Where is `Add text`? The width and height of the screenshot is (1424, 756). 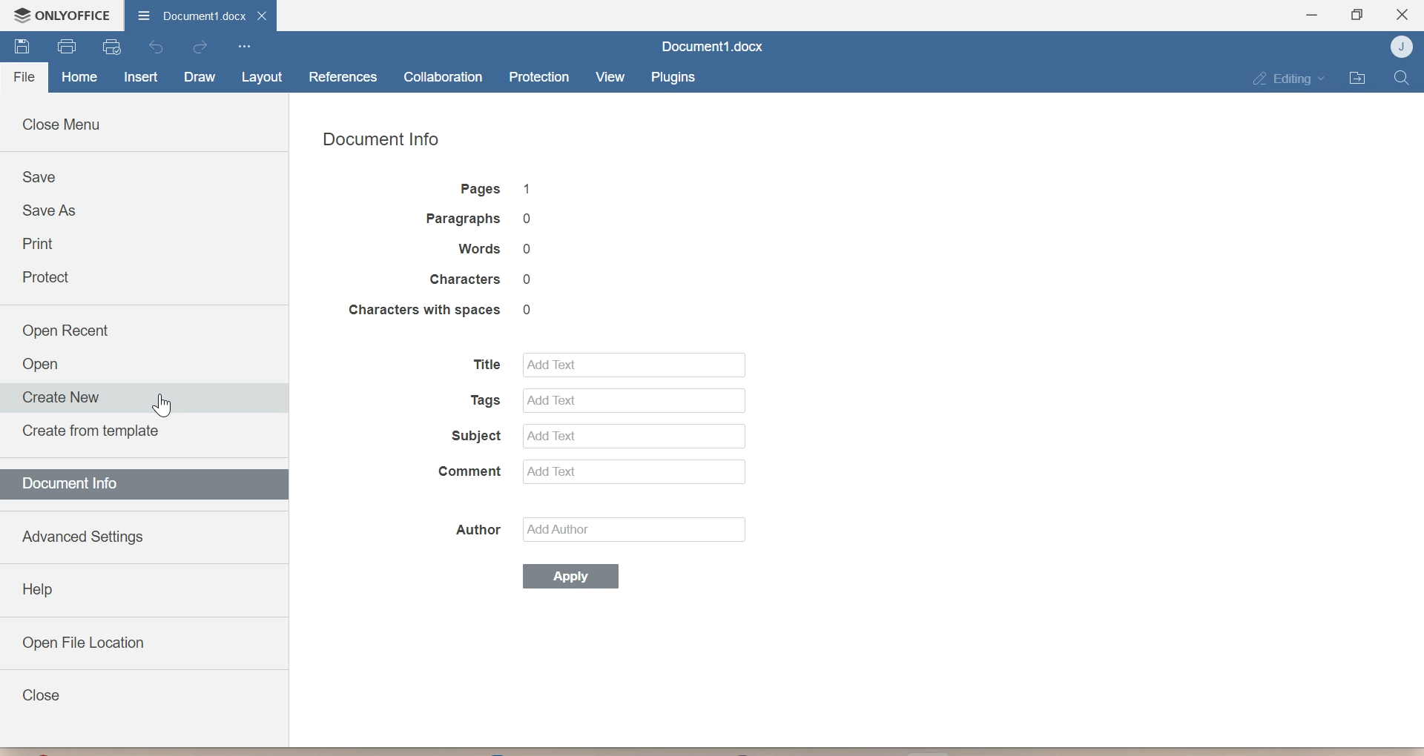 Add text is located at coordinates (633, 434).